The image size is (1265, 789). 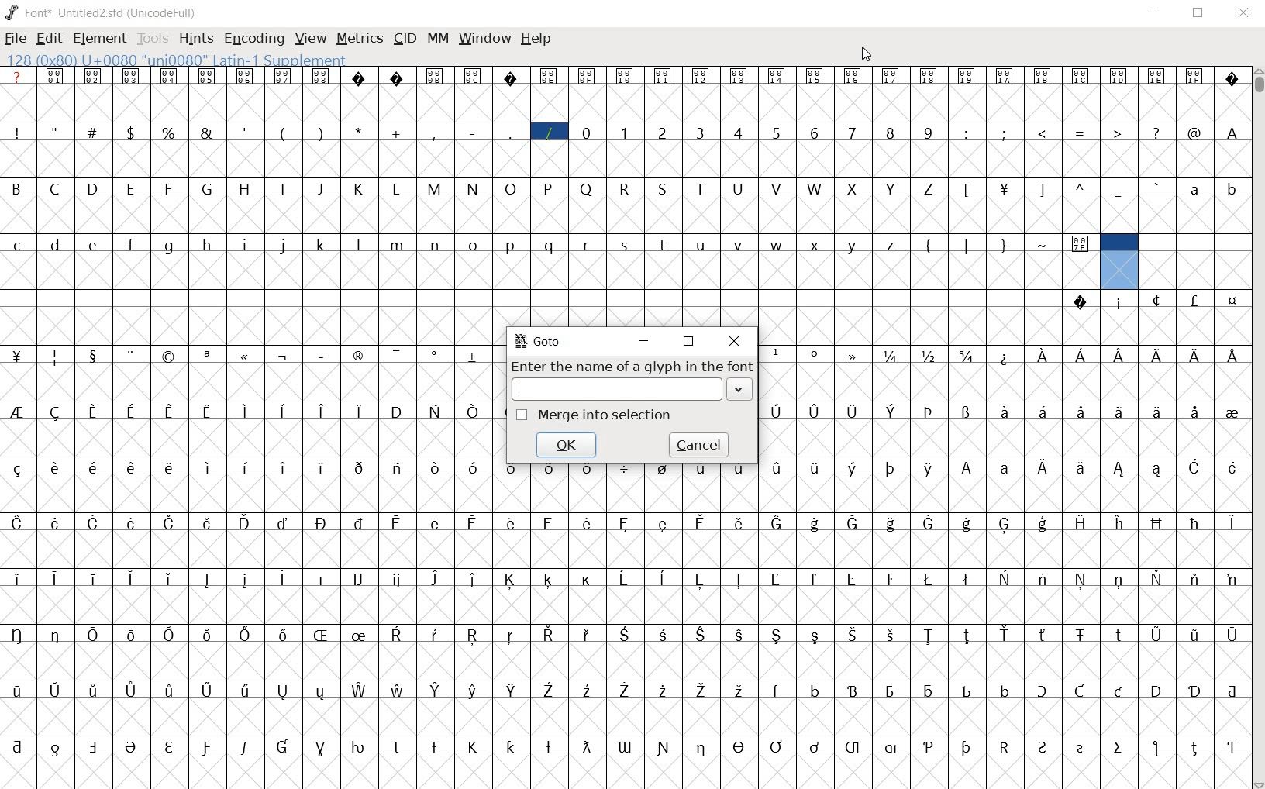 I want to click on Symbol, so click(x=286, y=690).